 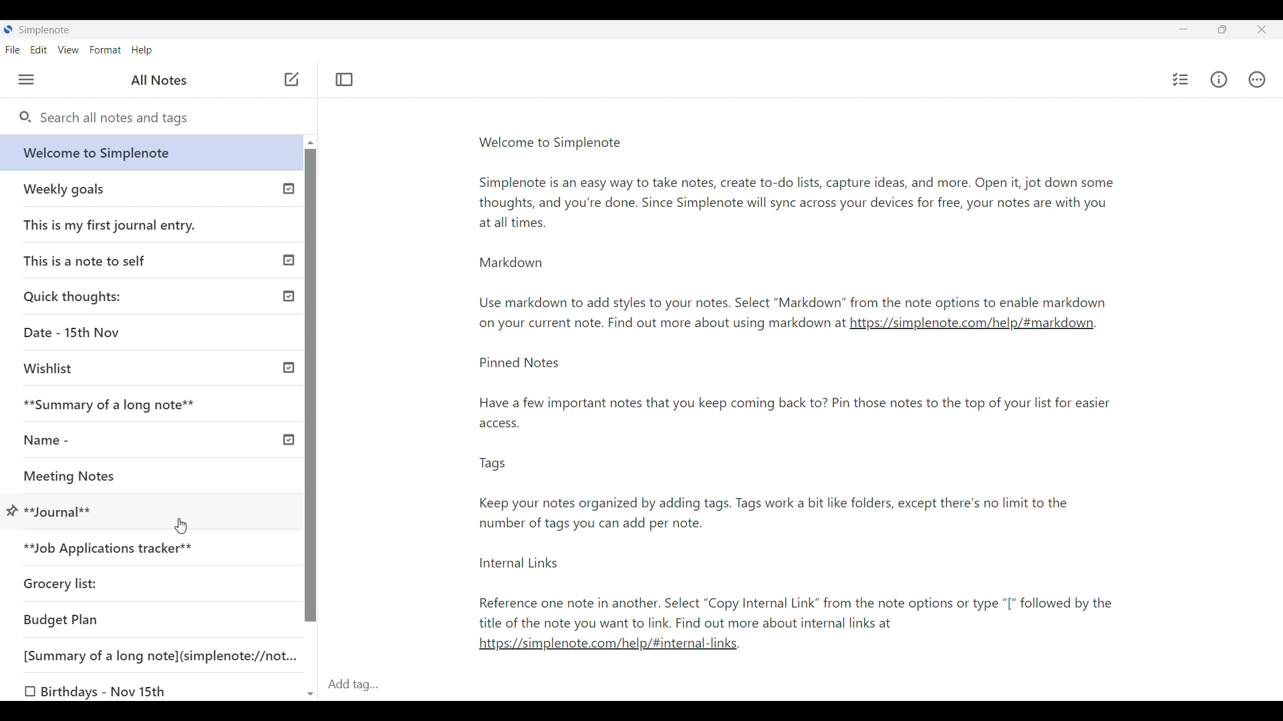 What do you see at coordinates (183, 525) in the screenshot?
I see `cursor` at bounding box center [183, 525].